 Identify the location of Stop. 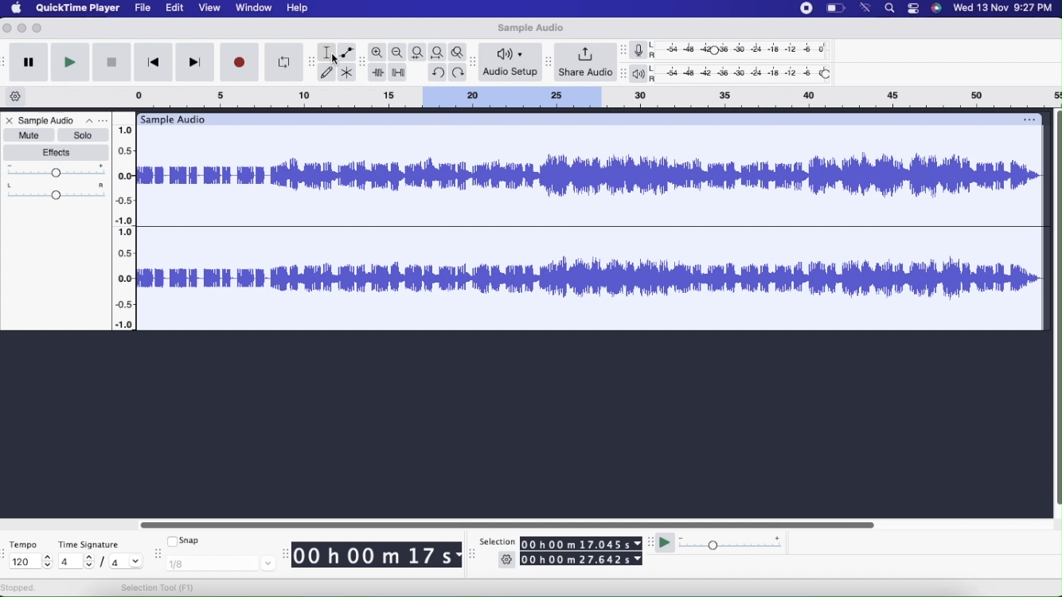
(111, 64).